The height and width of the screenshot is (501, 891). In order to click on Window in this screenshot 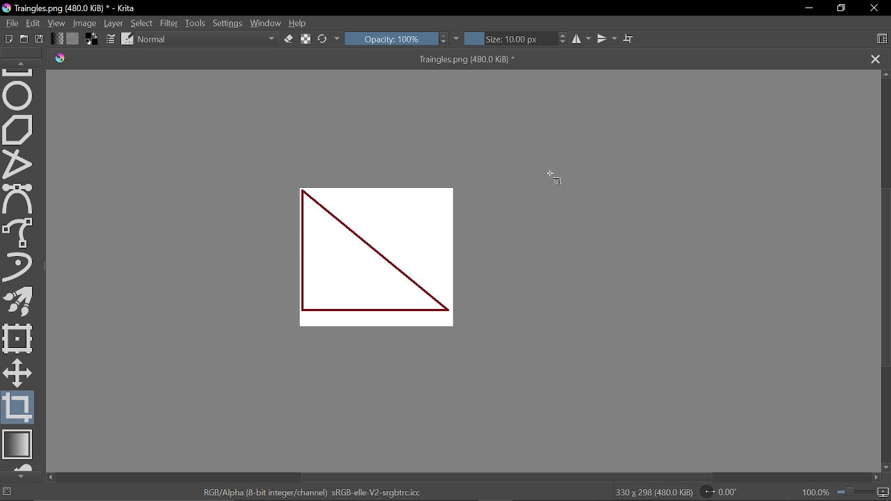, I will do `click(266, 23)`.